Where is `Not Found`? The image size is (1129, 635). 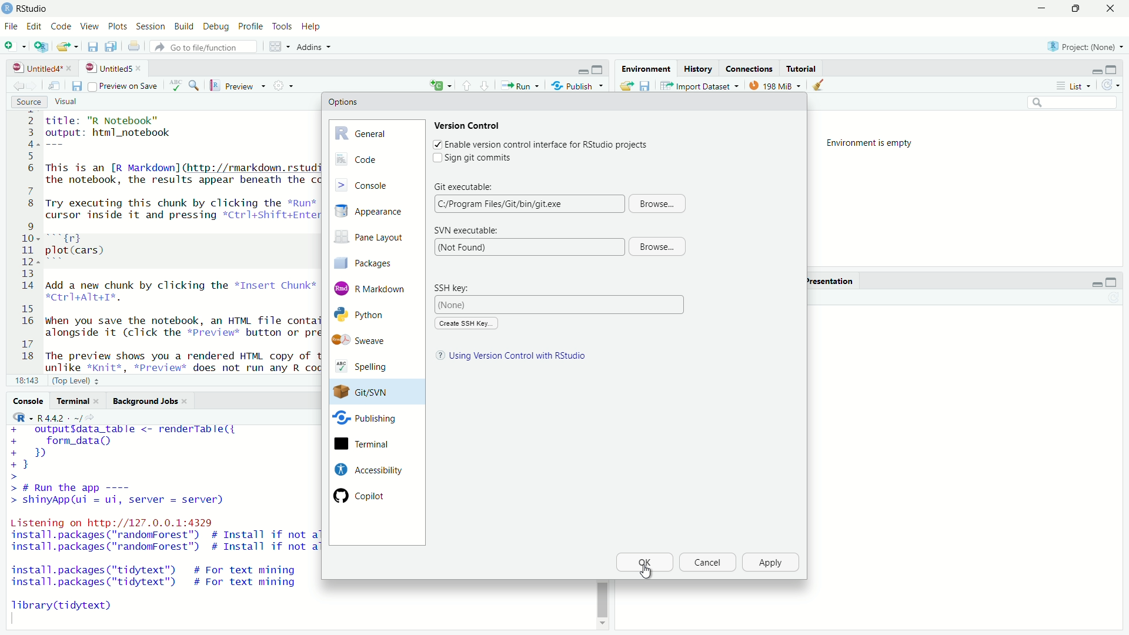
Not Found is located at coordinates (527, 247).